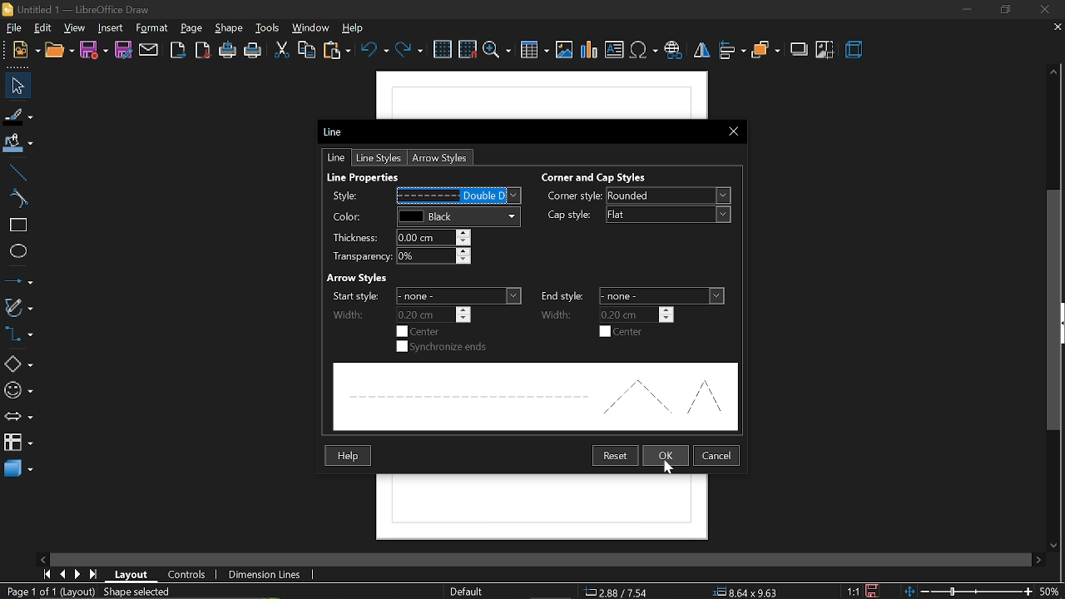  What do you see at coordinates (353, 27) in the screenshot?
I see `help` at bounding box center [353, 27].